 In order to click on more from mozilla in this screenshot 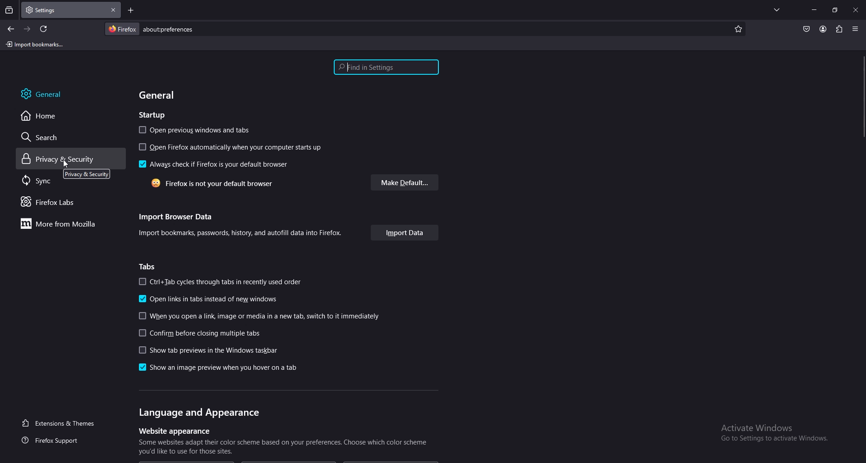, I will do `click(63, 225)`.